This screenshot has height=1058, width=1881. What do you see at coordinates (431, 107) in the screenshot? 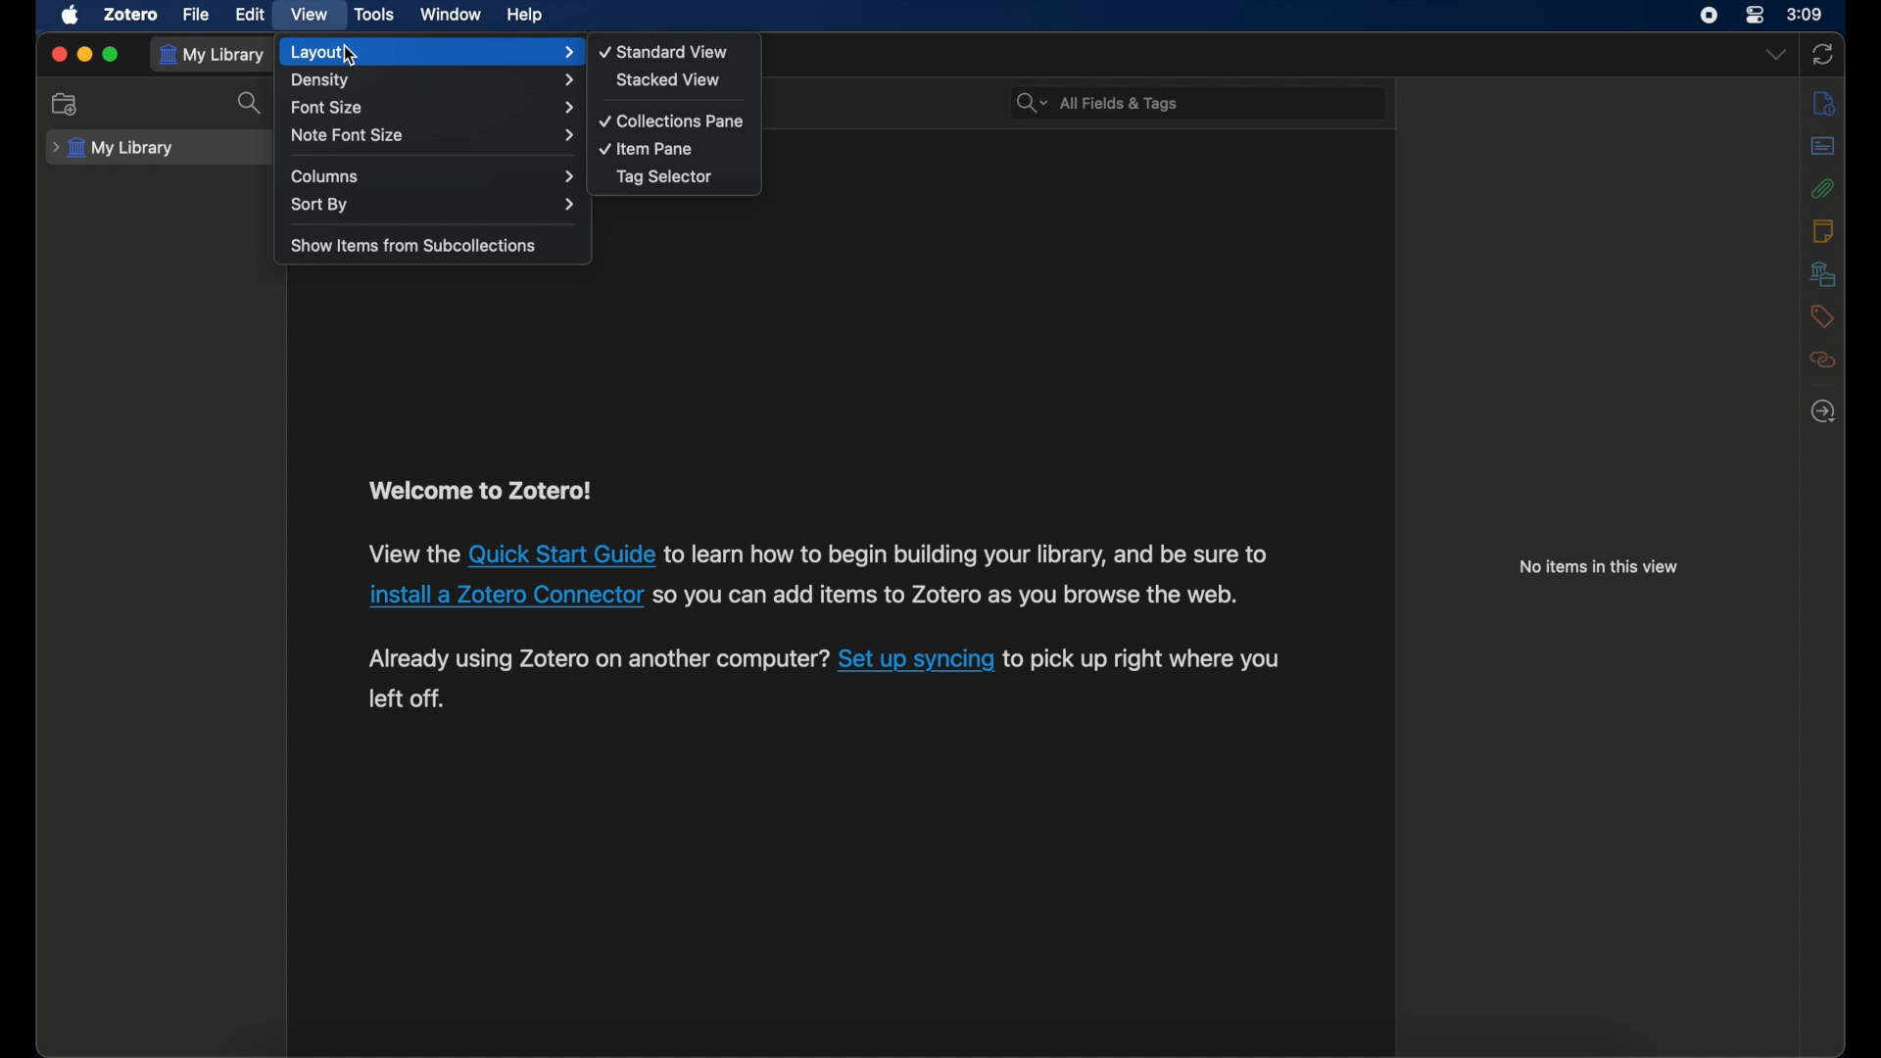
I see `font size` at bounding box center [431, 107].